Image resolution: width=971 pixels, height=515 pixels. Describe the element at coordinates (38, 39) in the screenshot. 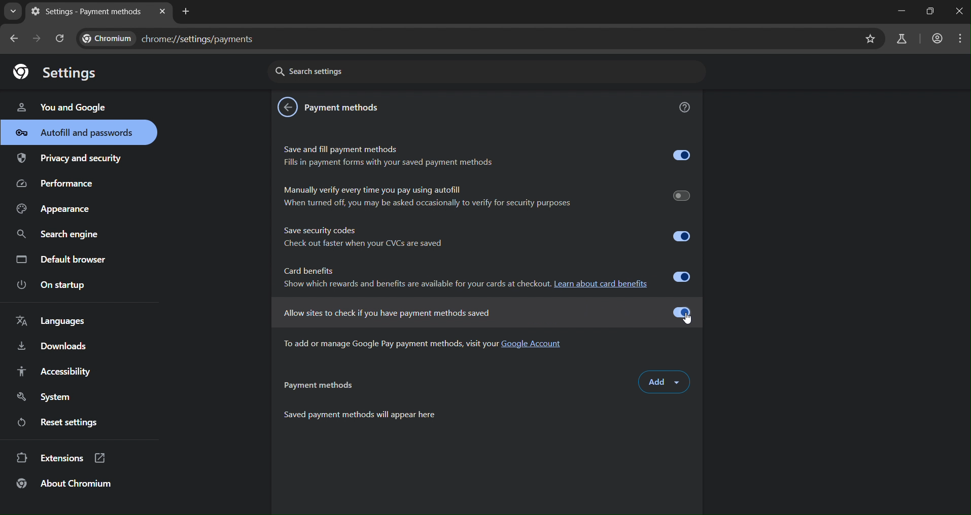

I see `go forward one page` at that location.